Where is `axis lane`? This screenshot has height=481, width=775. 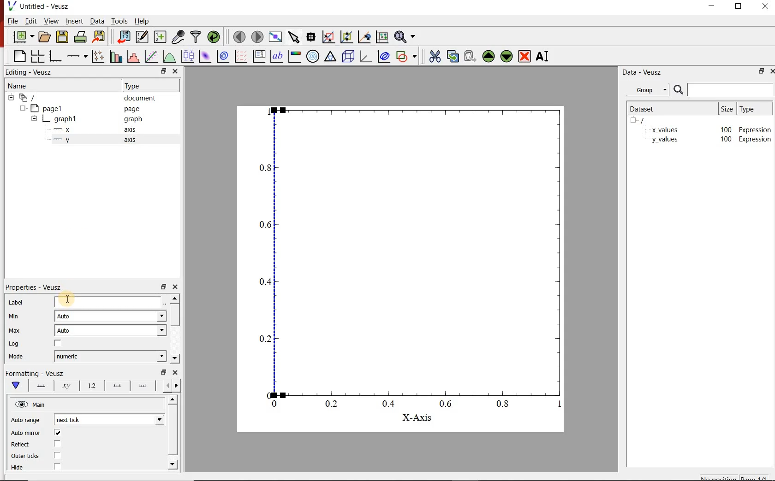 axis lane is located at coordinates (42, 387).